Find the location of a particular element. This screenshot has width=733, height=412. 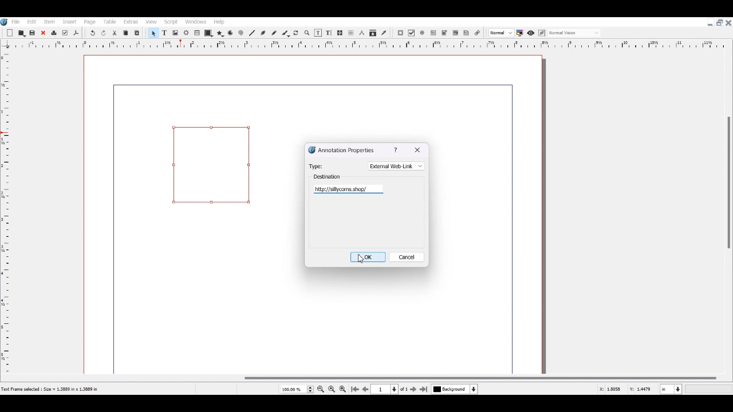

Edit content of frame is located at coordinates (318, 33).